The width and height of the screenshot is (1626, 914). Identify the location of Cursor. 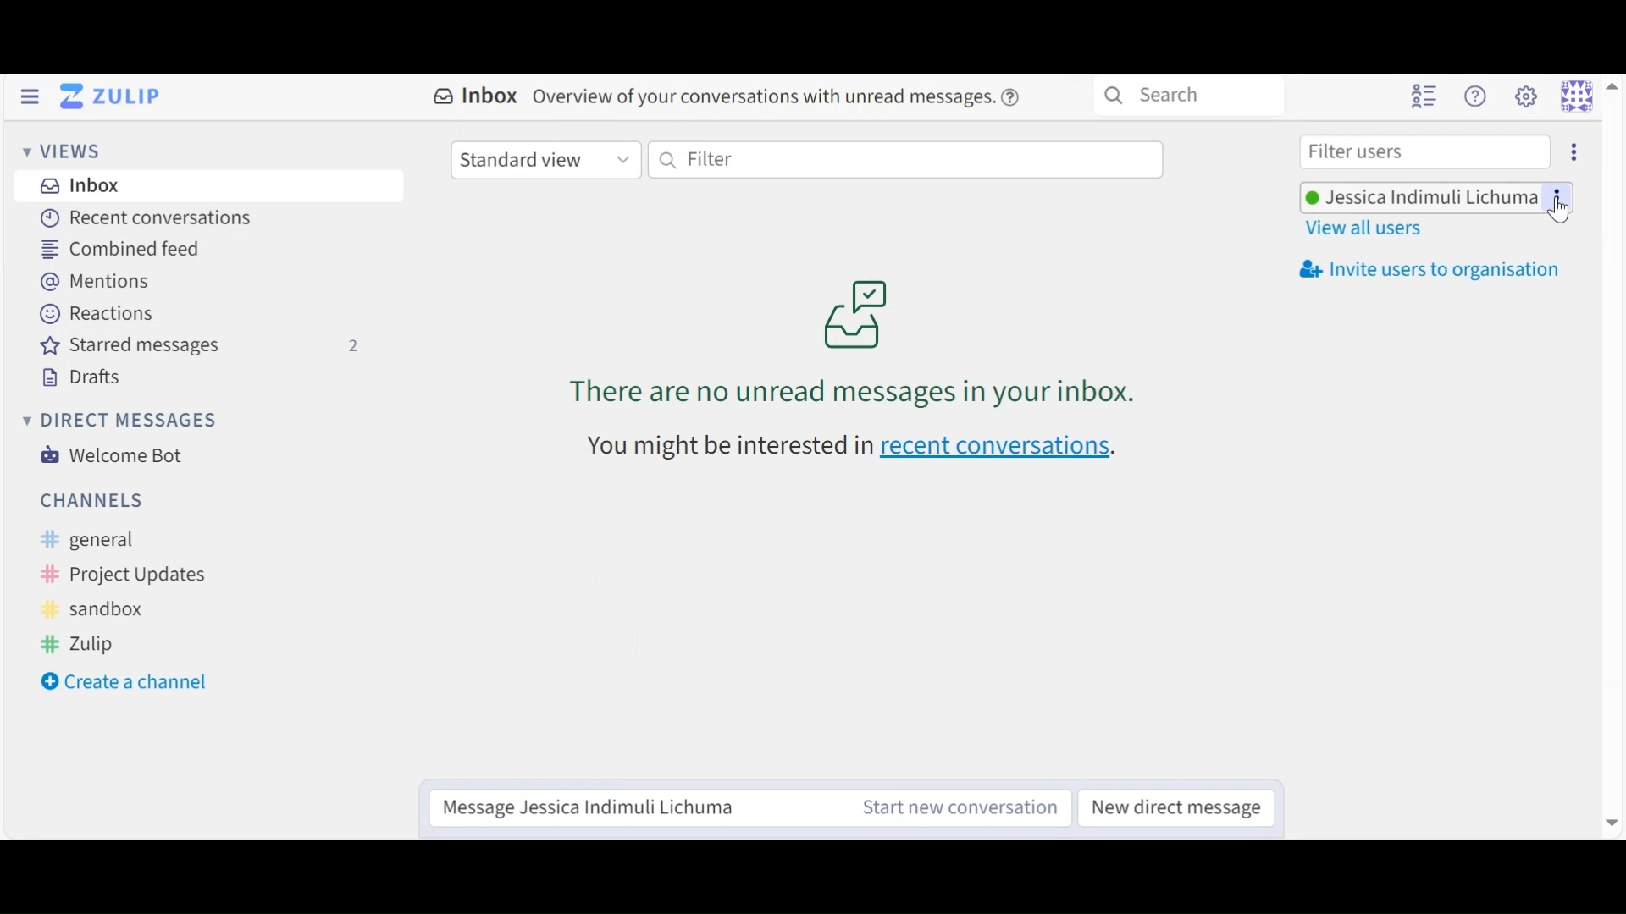
(1560, 216).